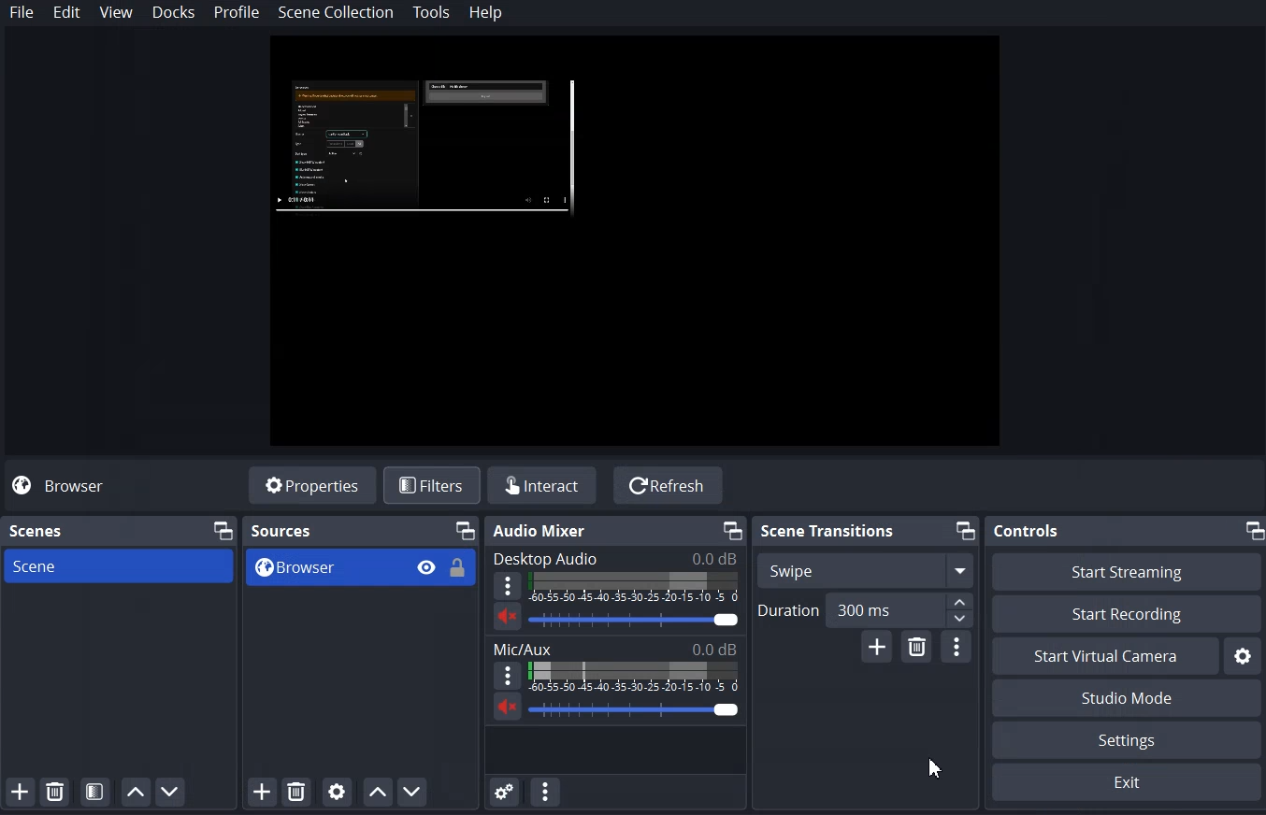 This screenshot has width=1266, height=815. I want to click on More, so click(508, 585).